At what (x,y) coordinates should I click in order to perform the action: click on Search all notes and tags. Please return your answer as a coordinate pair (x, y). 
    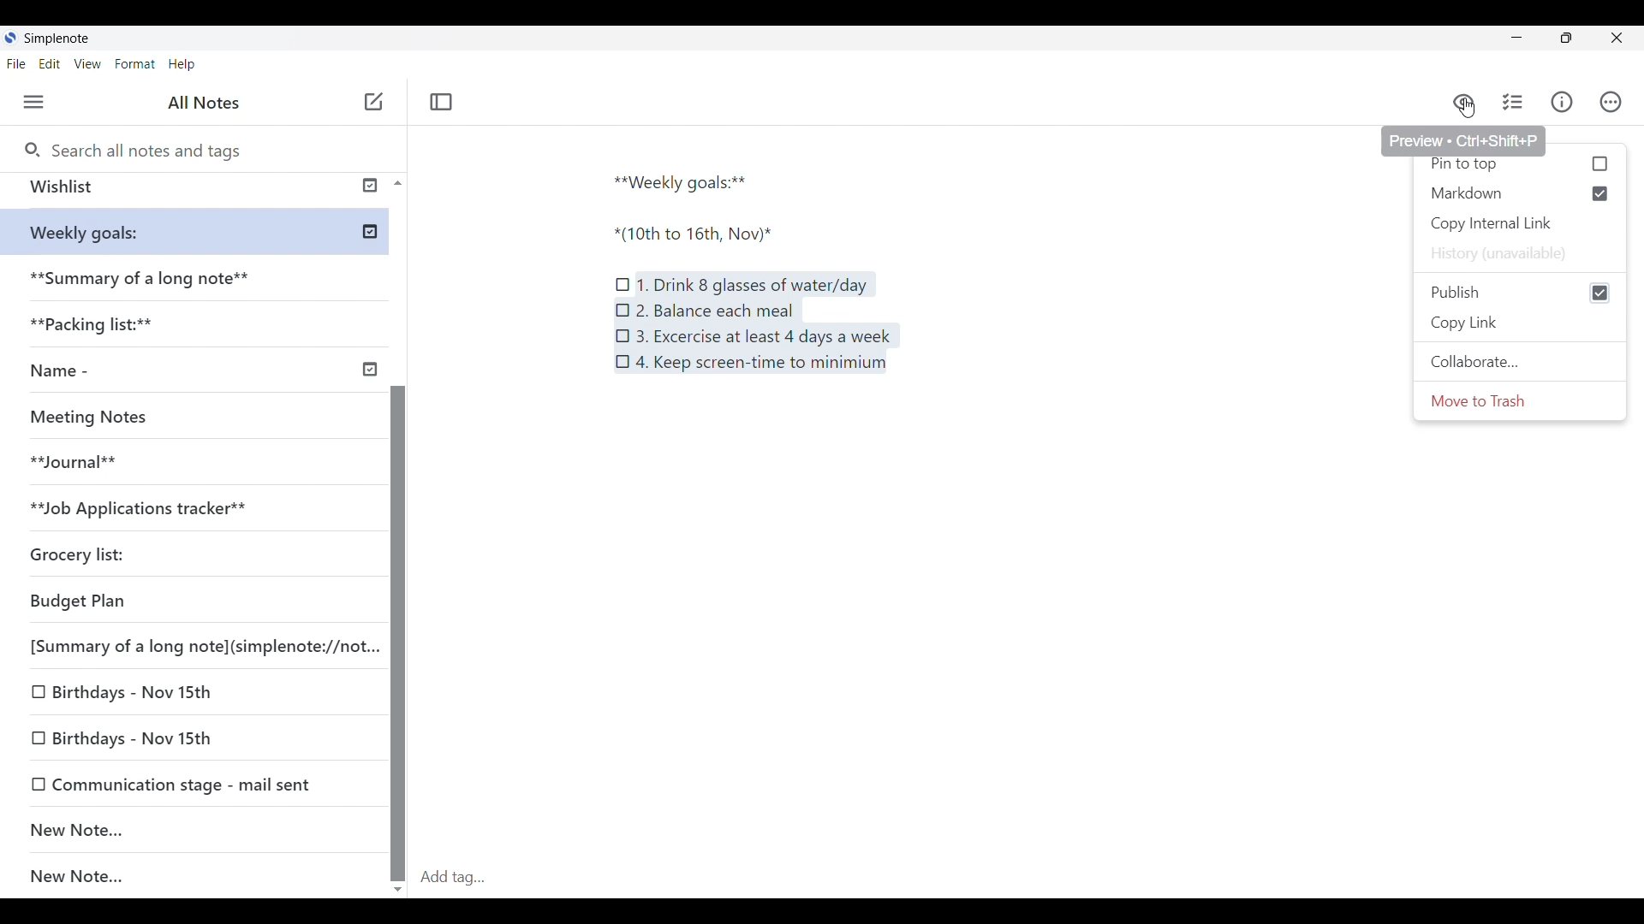
    Looking at the image, I should click on (146, 148).